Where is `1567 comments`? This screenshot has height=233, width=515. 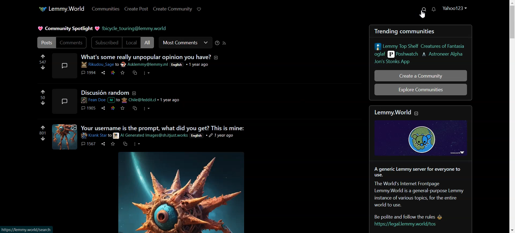 1567 comments is located at coordinates (87, 144).